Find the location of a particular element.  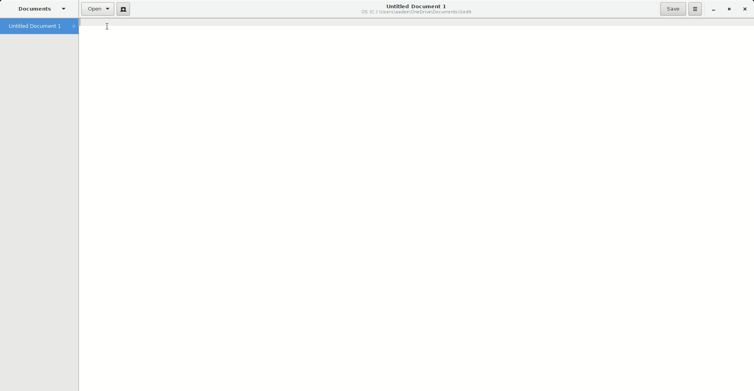

Save is located at coordinates (673, 9).